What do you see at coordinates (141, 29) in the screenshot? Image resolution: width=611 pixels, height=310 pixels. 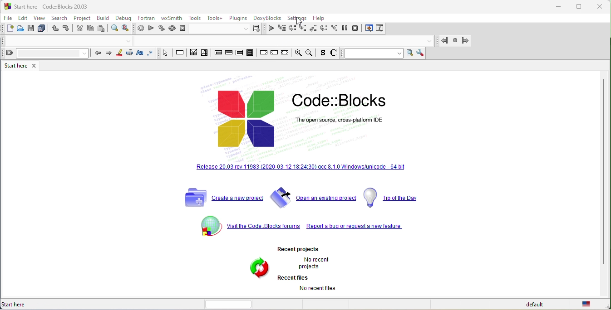 I see `build` at bounding box center [141, 29].